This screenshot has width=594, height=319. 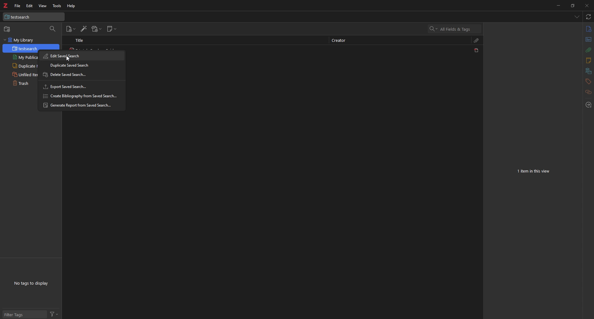 What do you see at coordinates (588, 105) in the screenshot?
I see `locate` at bounding box center [588, 105].